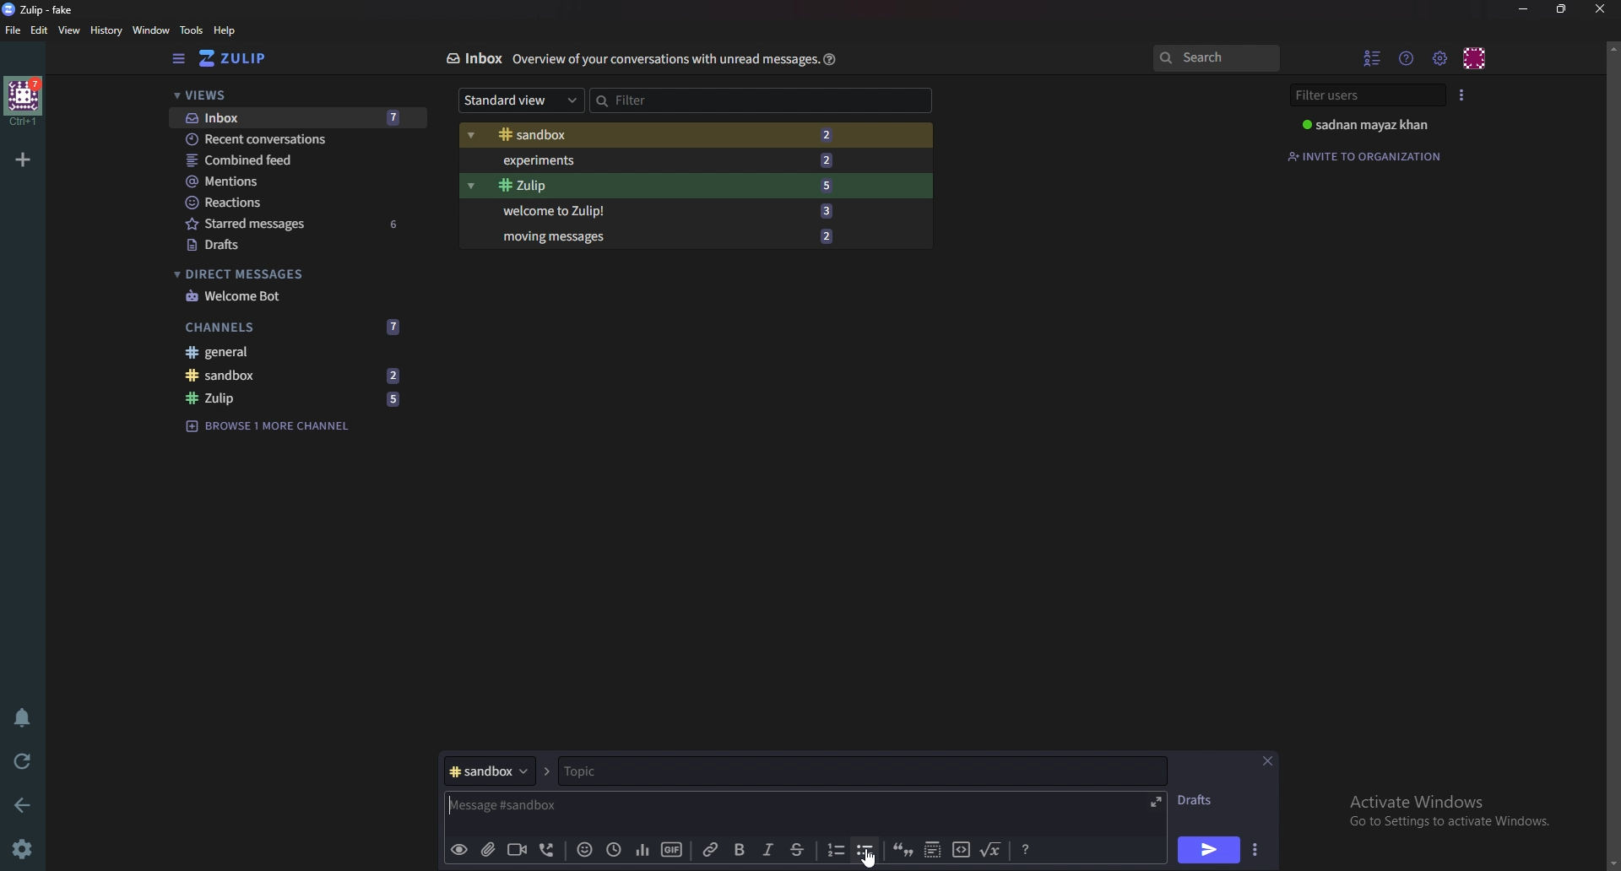 The height and width of the screenshot is (871, 1621). I want to click on Mentions, so click(296, 181).